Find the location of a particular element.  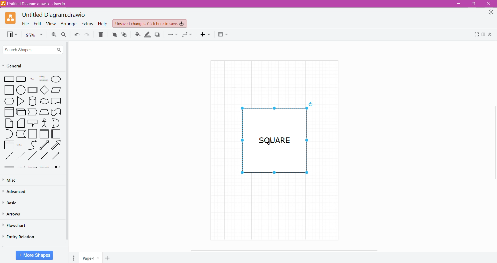

3D Rectangle  is located at coordinates (21, 113).